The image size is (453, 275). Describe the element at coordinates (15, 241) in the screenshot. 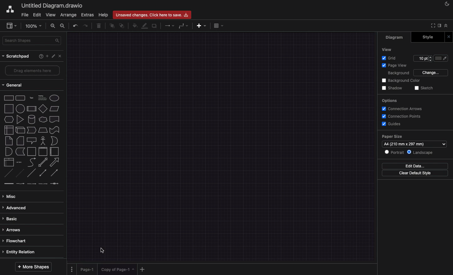

I see `flowchart` at that location.